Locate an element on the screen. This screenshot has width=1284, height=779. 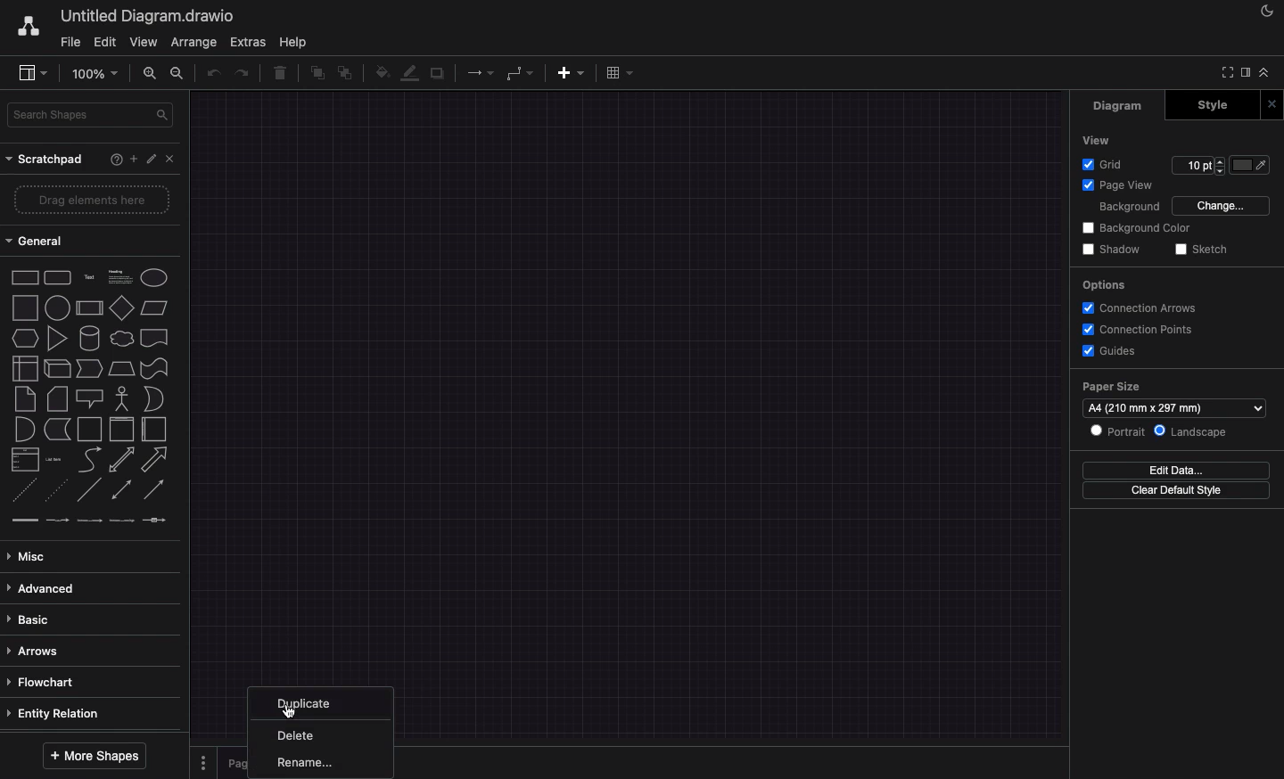
drage elements is located at coordinates (94, 200).